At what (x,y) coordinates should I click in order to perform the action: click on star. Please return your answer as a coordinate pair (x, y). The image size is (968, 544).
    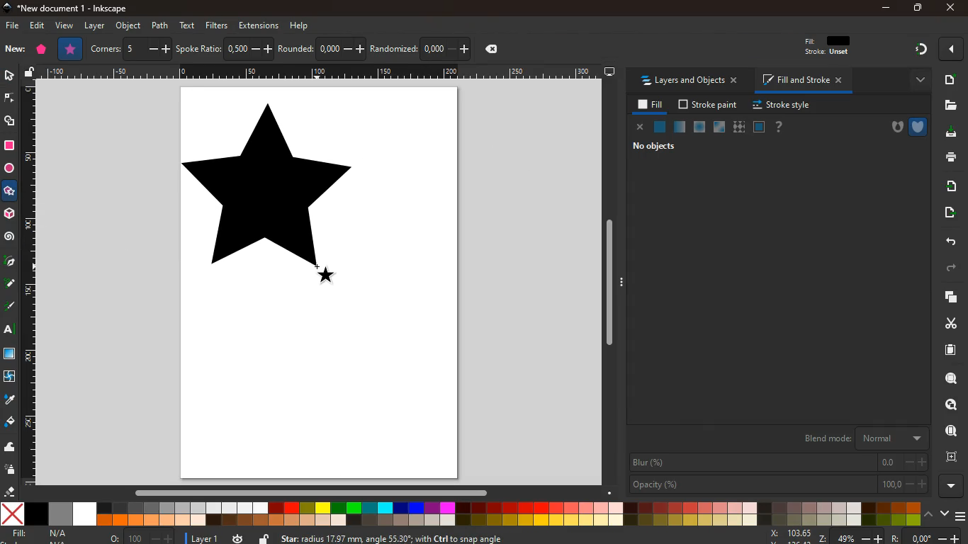
    Looking at the image, I should click on (9, 191).